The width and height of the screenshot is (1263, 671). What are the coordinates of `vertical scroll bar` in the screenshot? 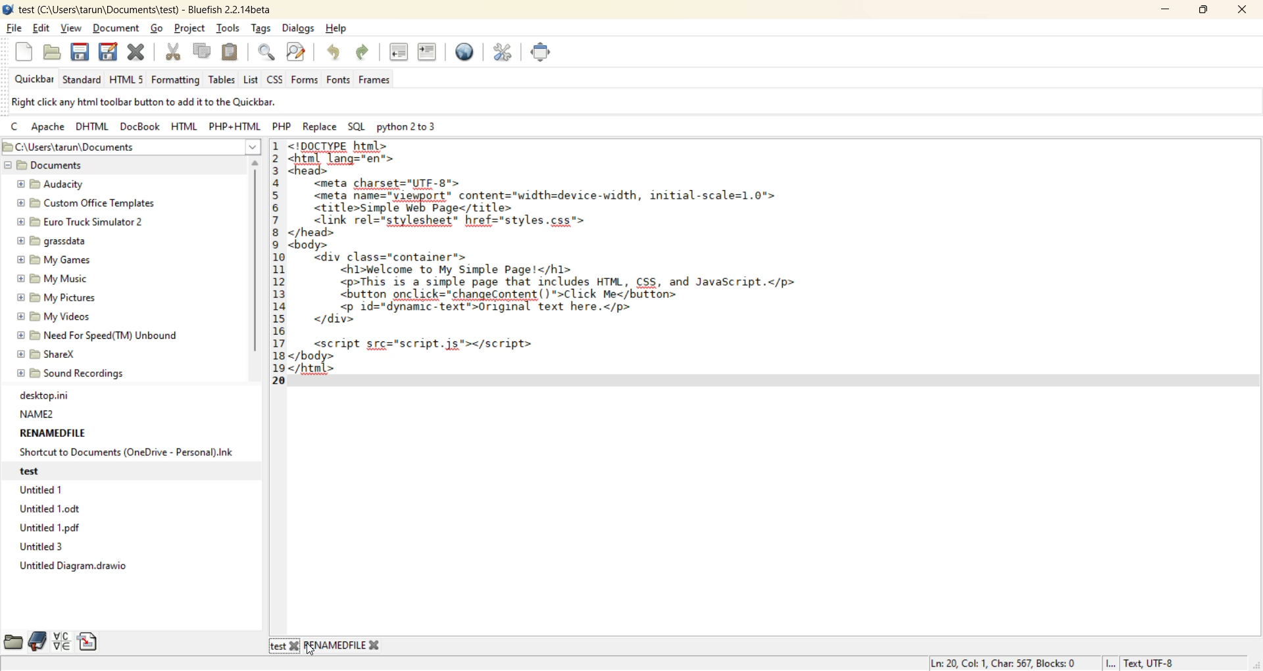 It's located at (255, 262).